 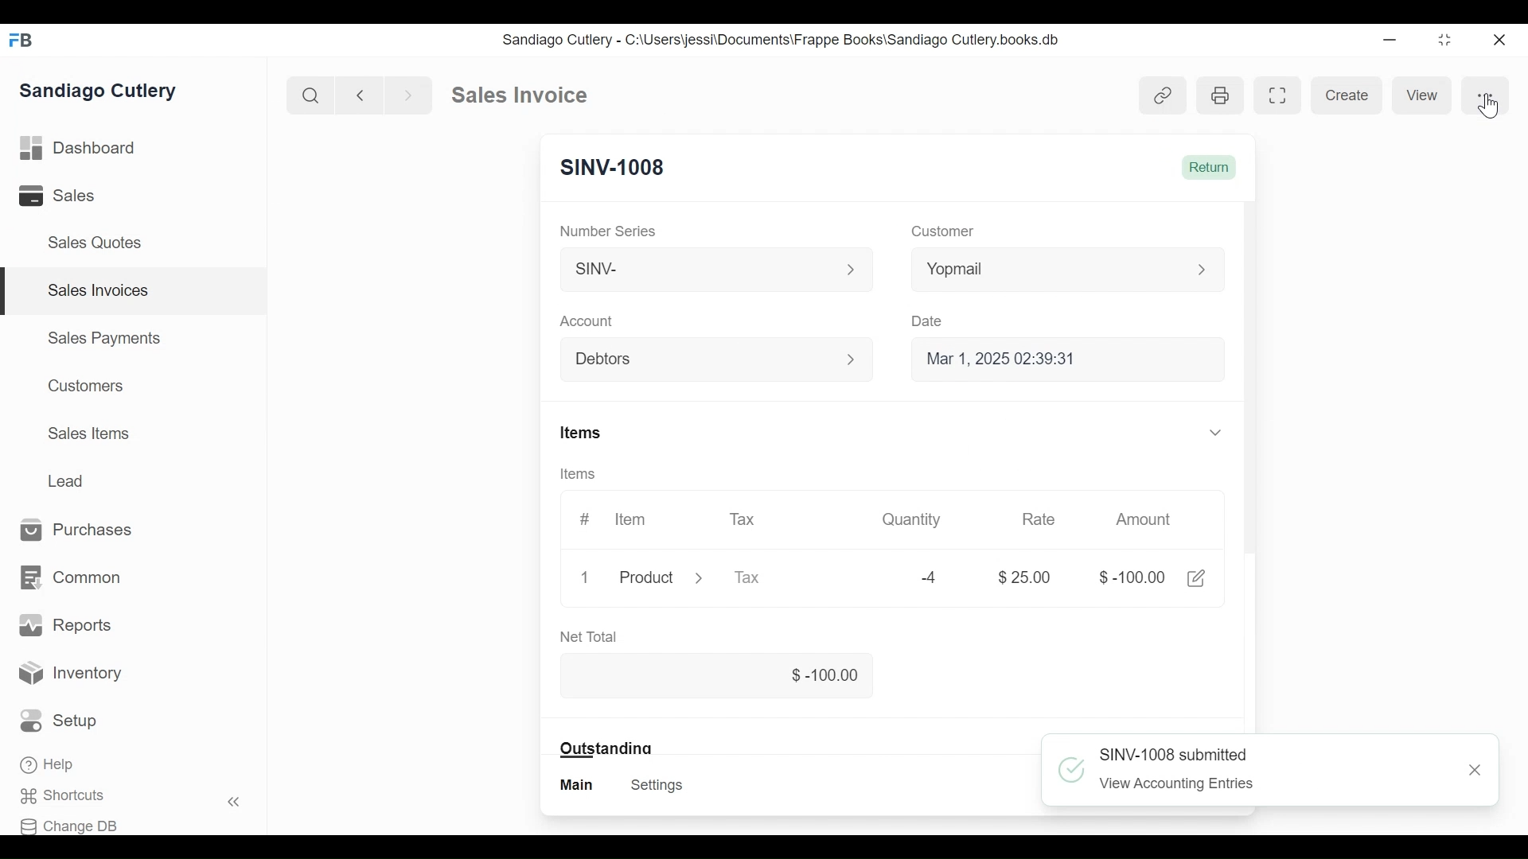 What do you see at coordinates (1503, 41) in the screenshot?
I see `Close` at bounding box center [1503, 41].